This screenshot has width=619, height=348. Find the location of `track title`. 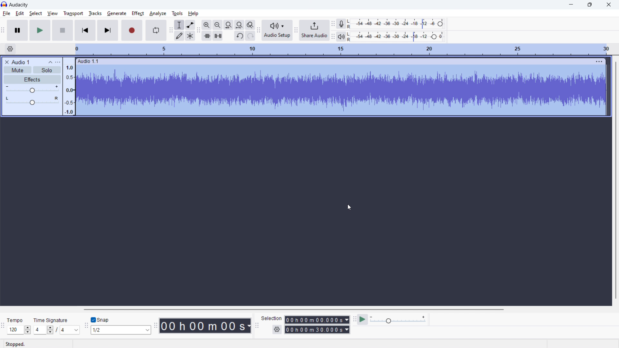

track title is located at coordinates (21, 62).